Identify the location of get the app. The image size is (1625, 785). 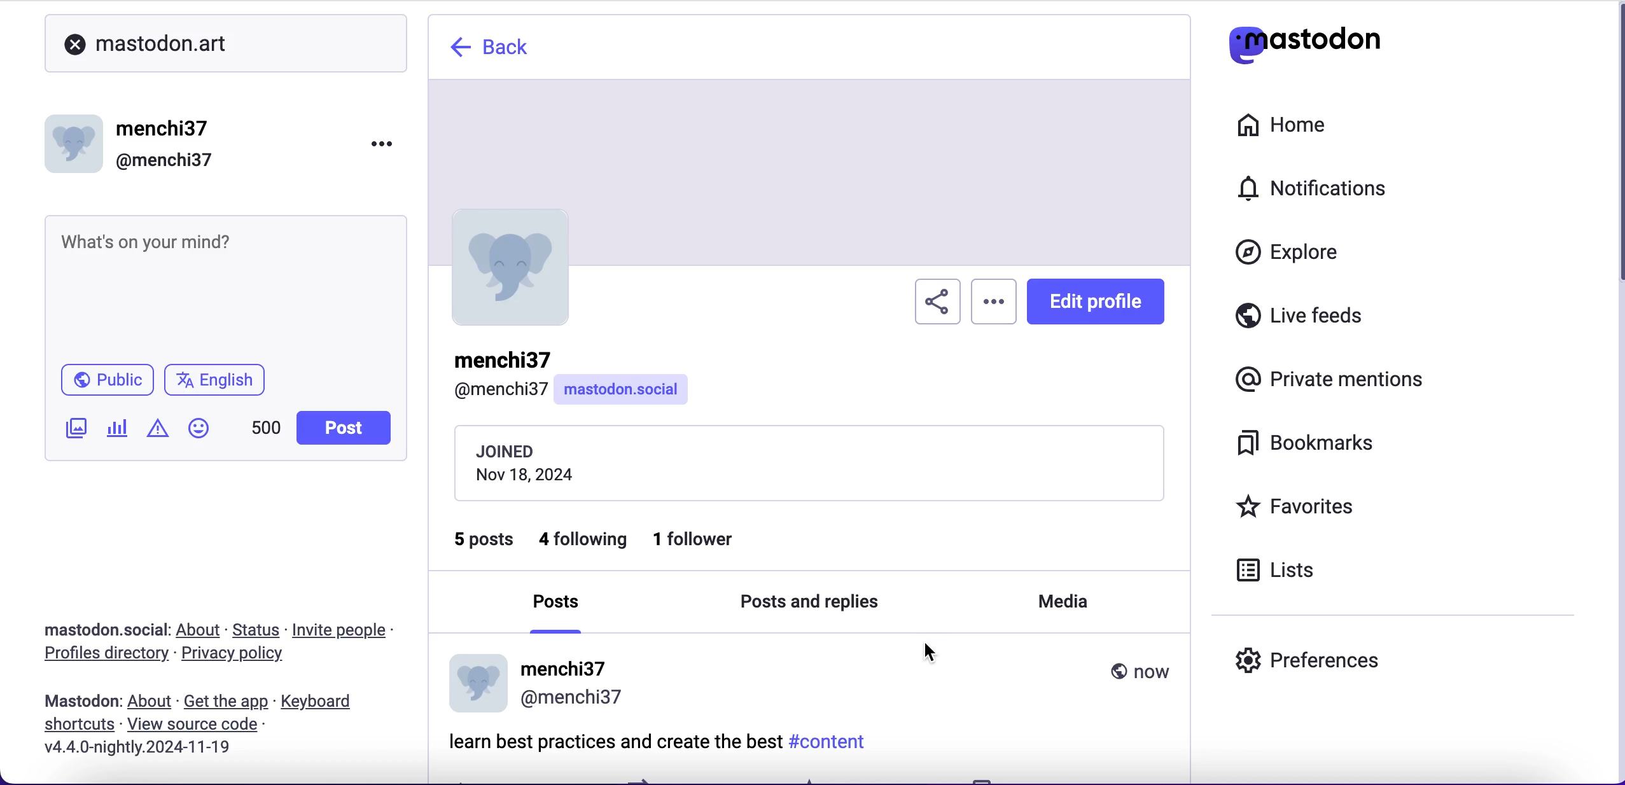
(227, 702).